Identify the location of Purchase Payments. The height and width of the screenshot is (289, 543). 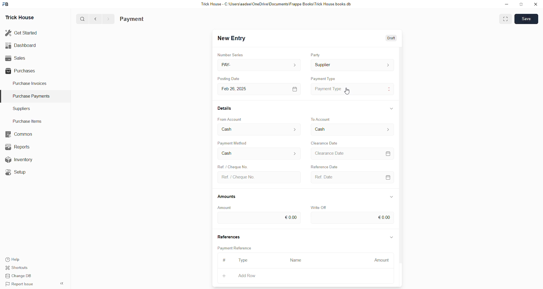
(33, 96).